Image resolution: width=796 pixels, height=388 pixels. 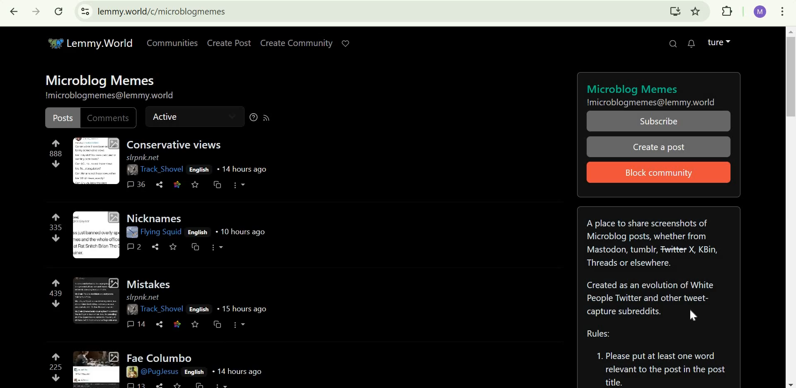 I want to click on 36 comments, so click(x=136, y=184).